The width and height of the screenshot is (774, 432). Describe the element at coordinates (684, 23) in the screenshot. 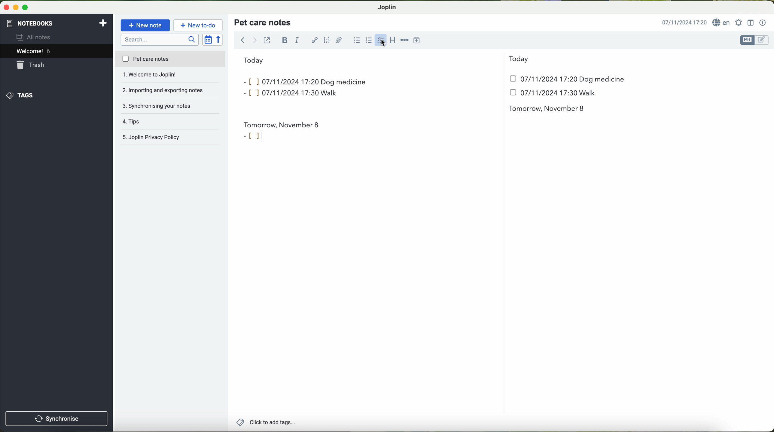

I see `hour and date` at that location.